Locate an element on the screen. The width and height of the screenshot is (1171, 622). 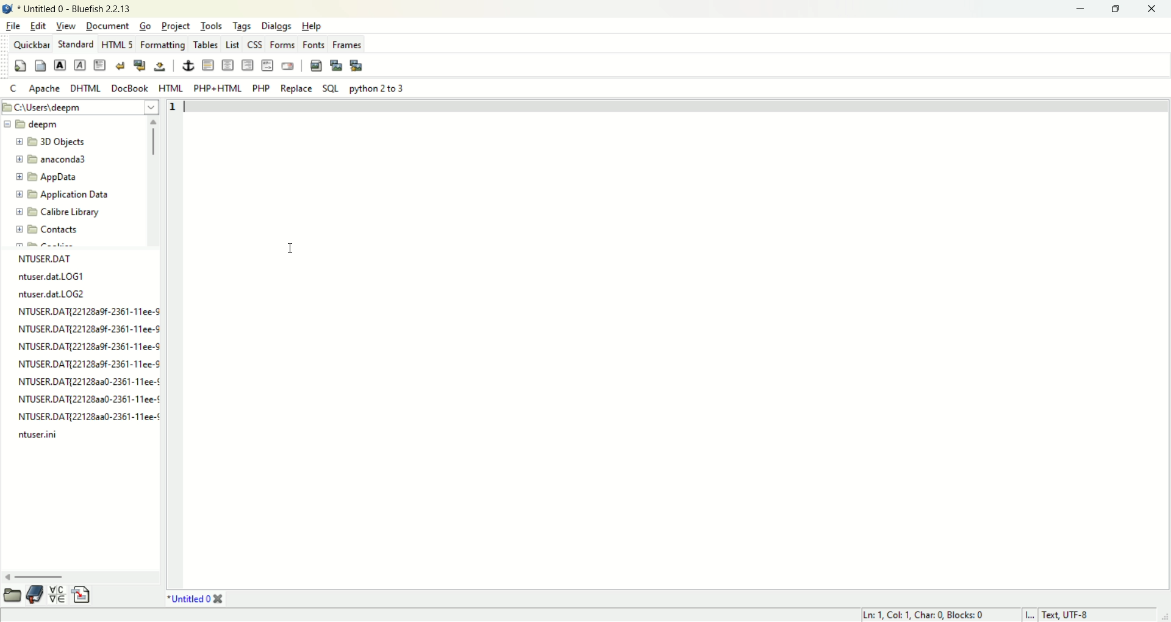
ntuser.ini is located at coordinates (37, 435).